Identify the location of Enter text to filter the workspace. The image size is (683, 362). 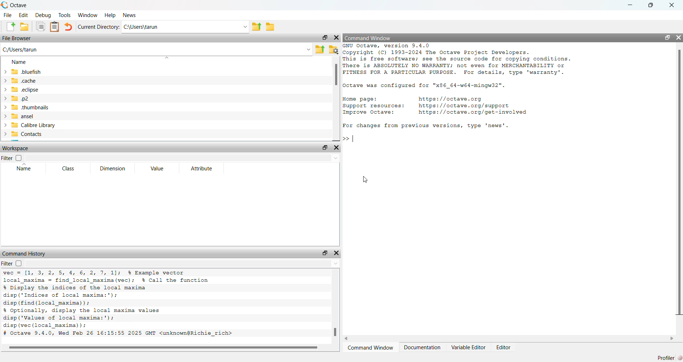
(183, 158).